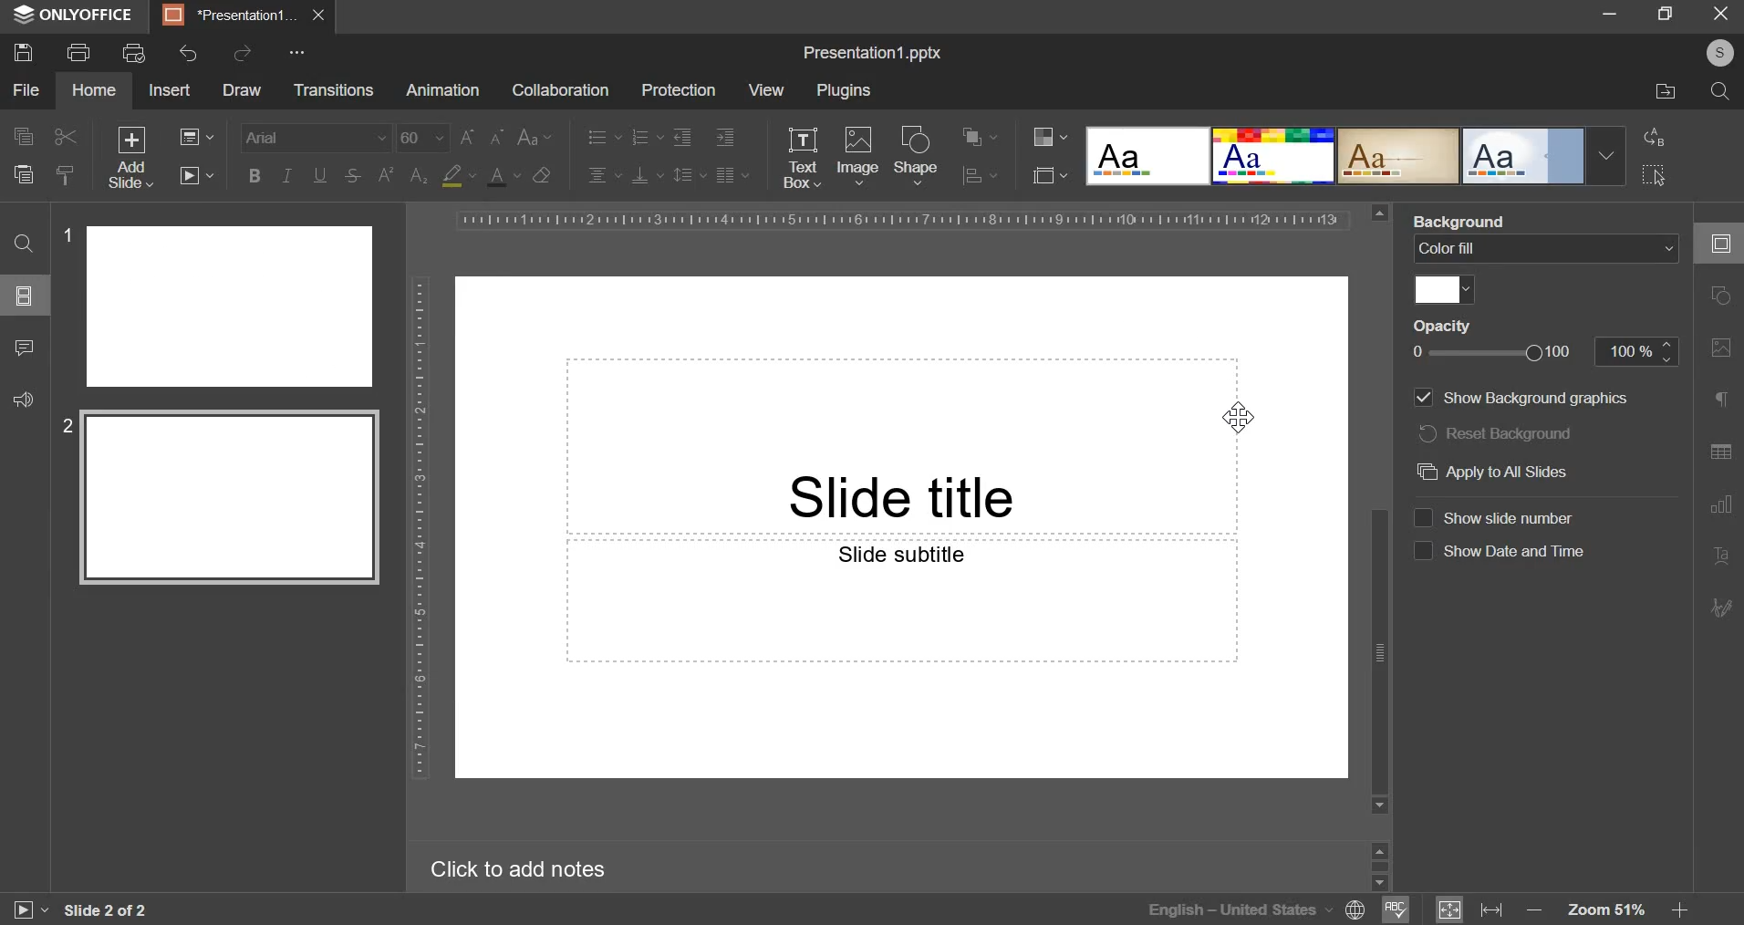 Image resolution: width=1744 pixels, height=925 pixels. Describe the element at coordinates (93, 90) in the screenshot. I see `home` at that location.